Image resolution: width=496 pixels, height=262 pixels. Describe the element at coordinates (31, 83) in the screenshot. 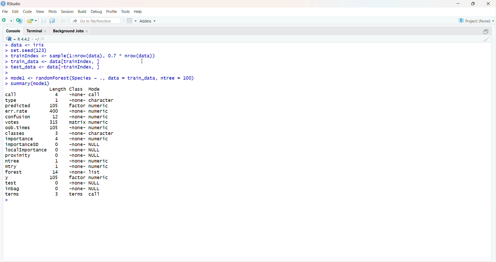

I see `Summary (model)` at that location.